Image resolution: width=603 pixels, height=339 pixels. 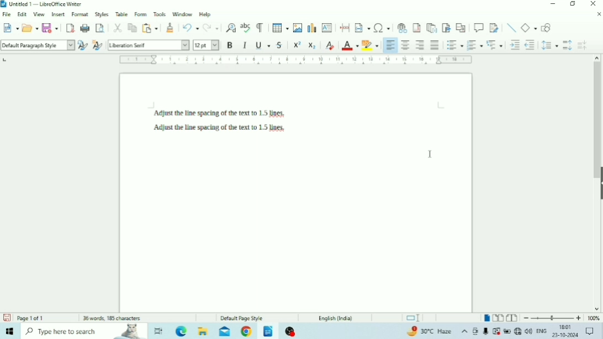 I want to click on Insert Chart, so click(x=312, y=27).